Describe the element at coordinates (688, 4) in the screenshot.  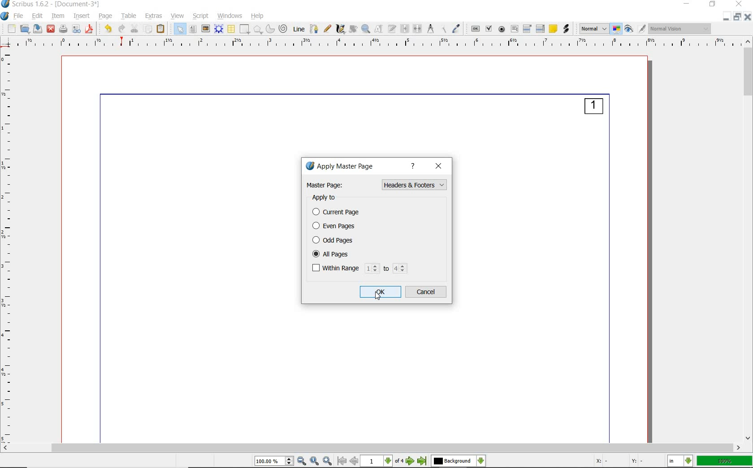
I see `minimize` at that location.